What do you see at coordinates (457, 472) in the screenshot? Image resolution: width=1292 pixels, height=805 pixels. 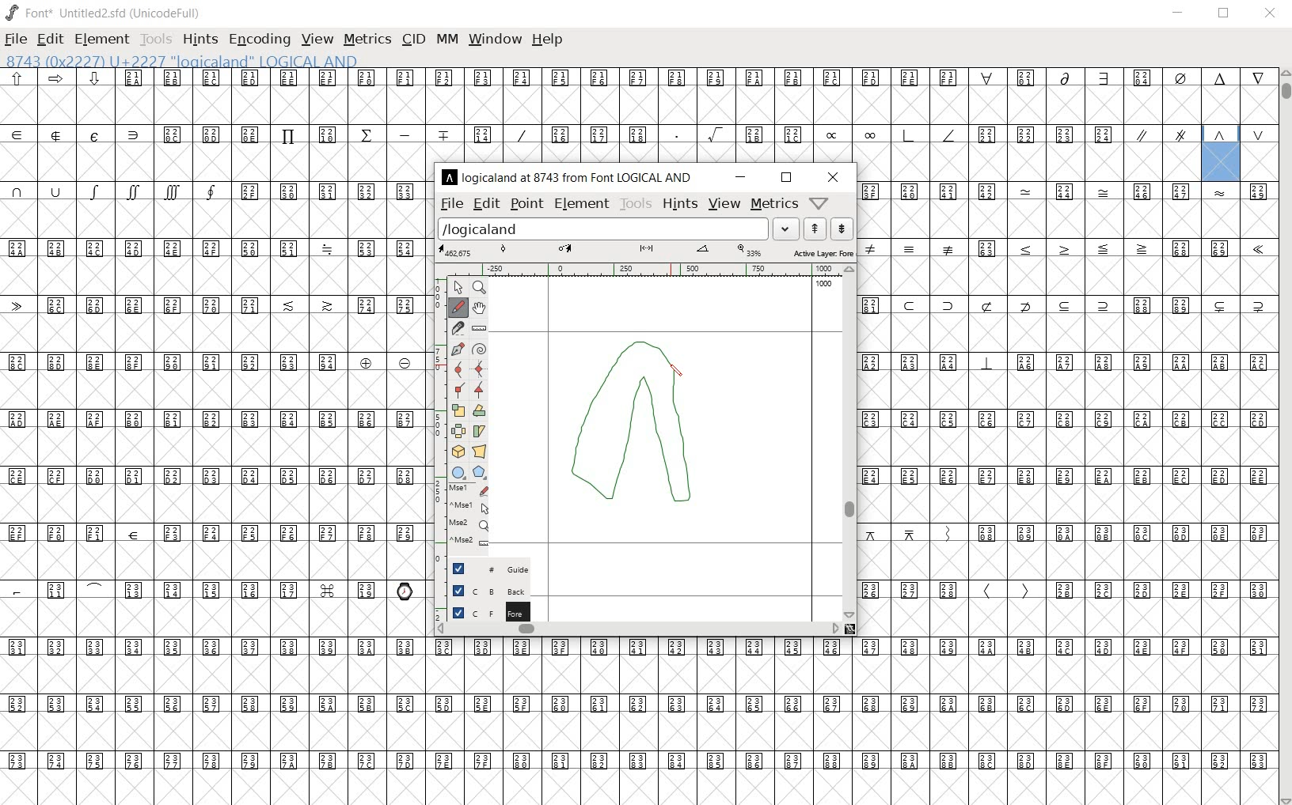 I see `rectangle or ellipse` at bounding box center [457, 472].